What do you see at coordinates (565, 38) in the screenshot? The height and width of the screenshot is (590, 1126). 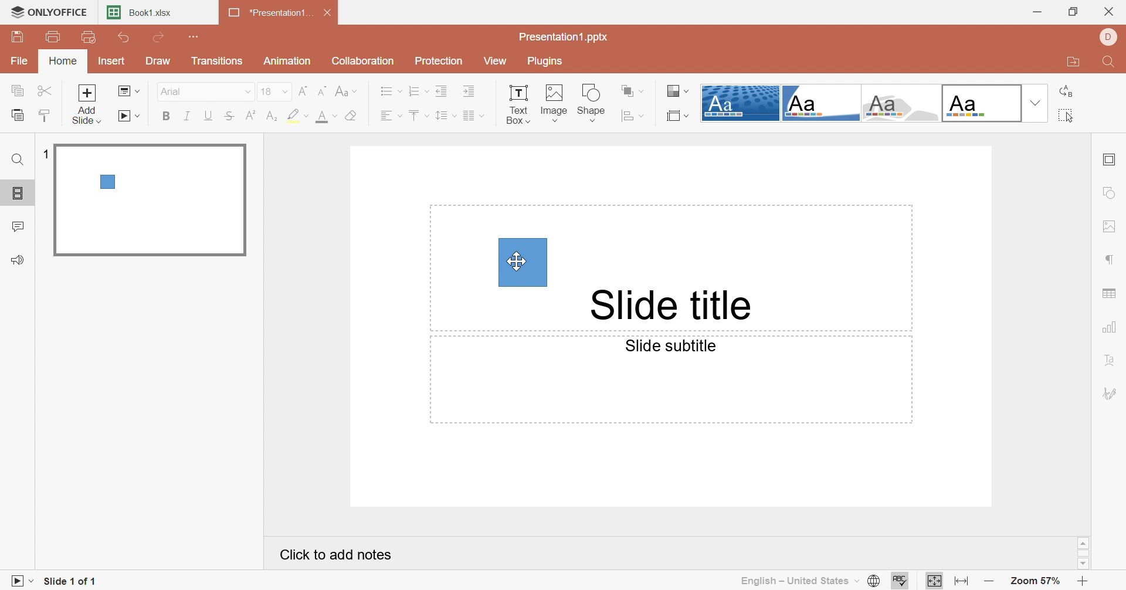 I see `Presentation1.pptx` at bounding box center [565, 38].